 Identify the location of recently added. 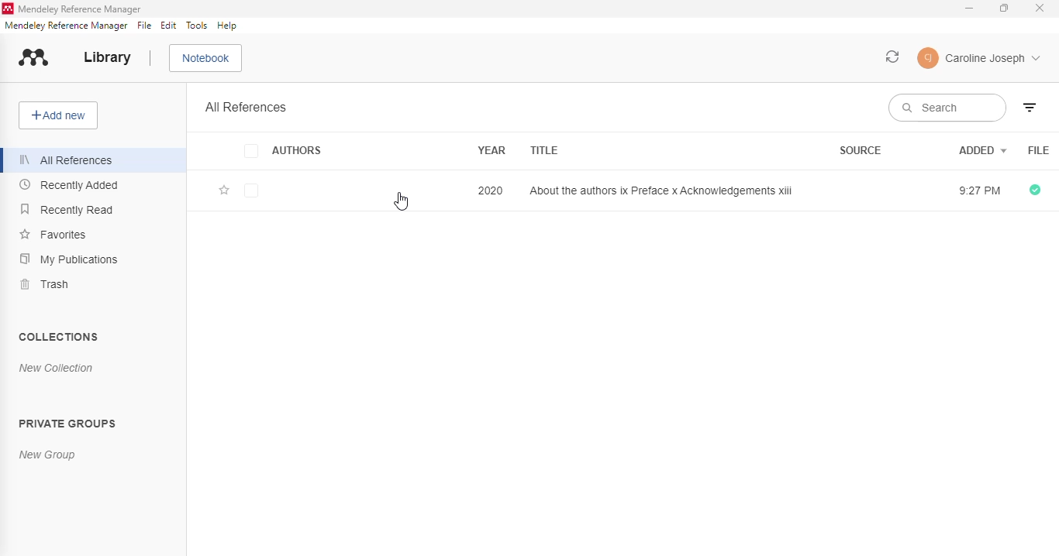
(71, 185).